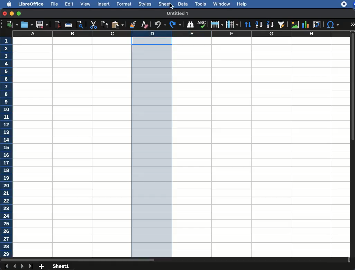  Describe the element at coordinates (317, 25) in the screenshot. I see `pivot table` at that location.